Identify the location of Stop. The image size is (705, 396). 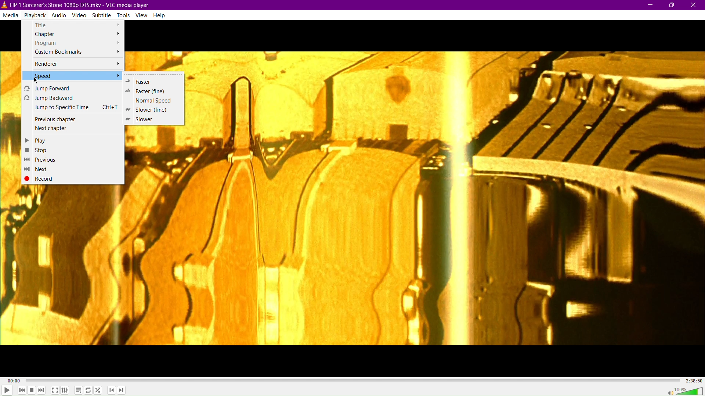
(32, 390).